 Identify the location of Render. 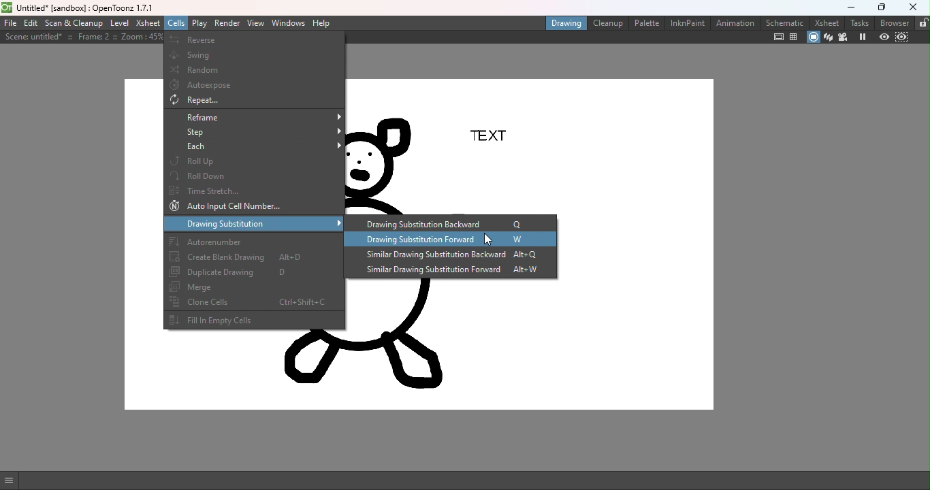
(229, 24).